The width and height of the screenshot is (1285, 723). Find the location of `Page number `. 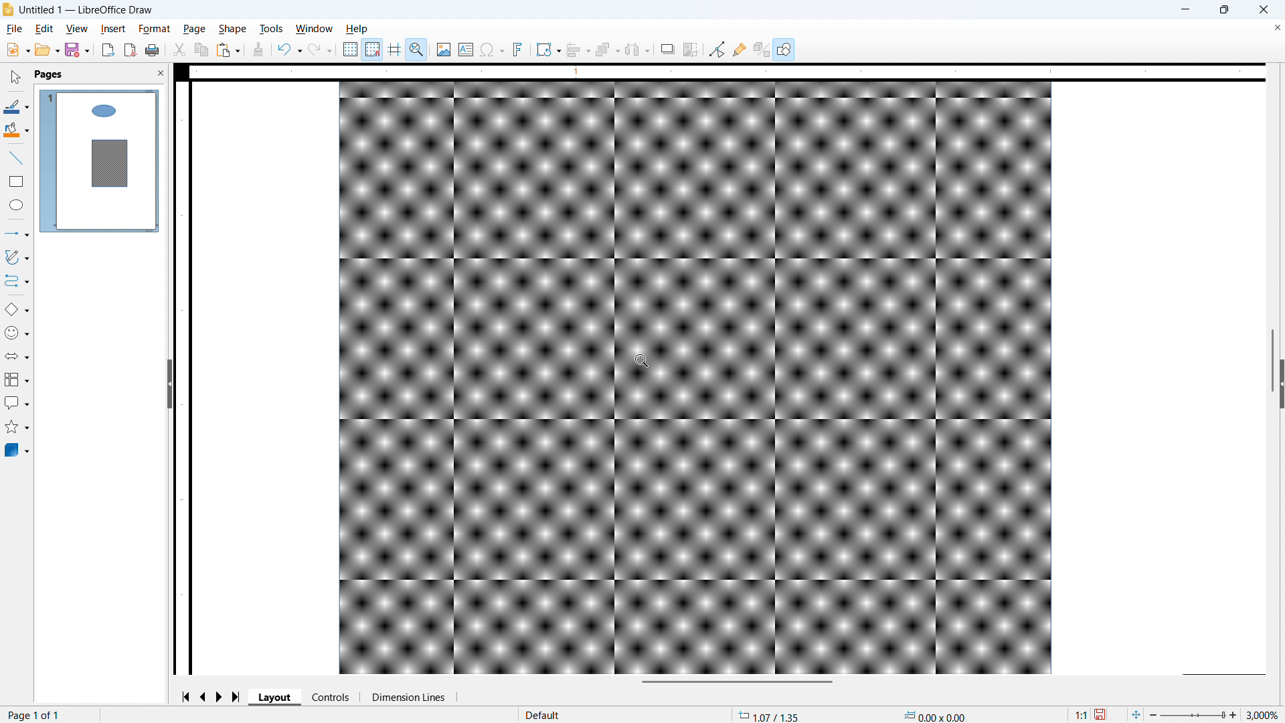

Page number  is located at coordinates (35, 716).